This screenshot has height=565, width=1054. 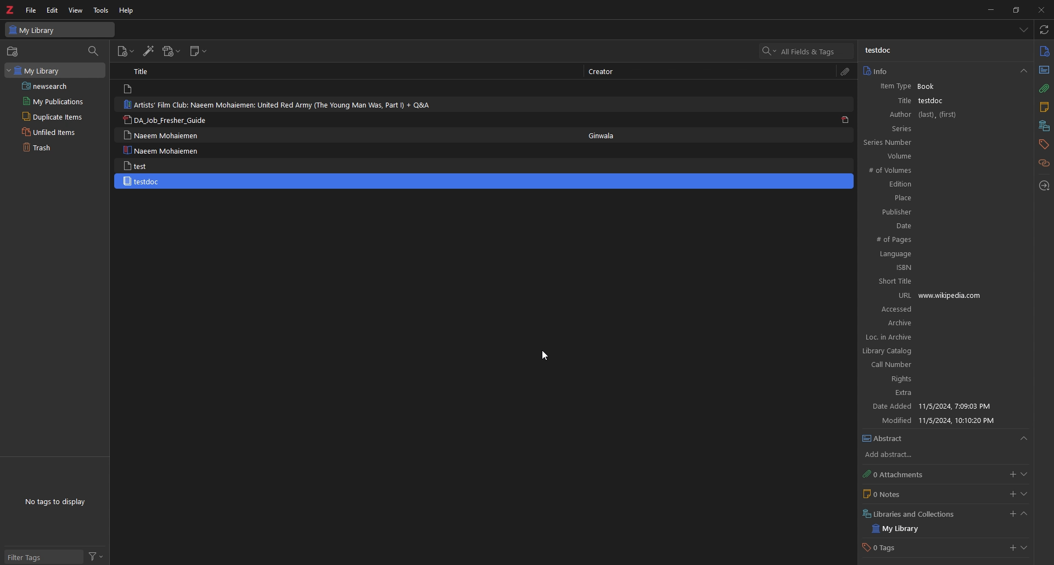 I want to click on saved search, so click(x=57, y=86).